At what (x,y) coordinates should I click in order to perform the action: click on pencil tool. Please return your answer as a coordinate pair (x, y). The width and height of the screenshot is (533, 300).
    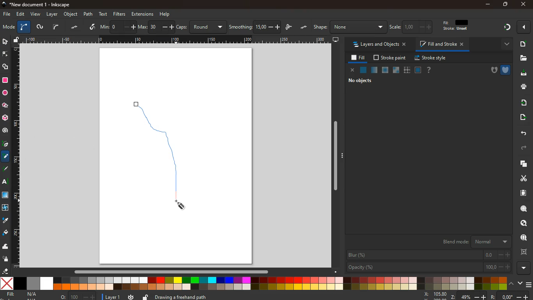
    Looking at the image, I should click on (6, 170).